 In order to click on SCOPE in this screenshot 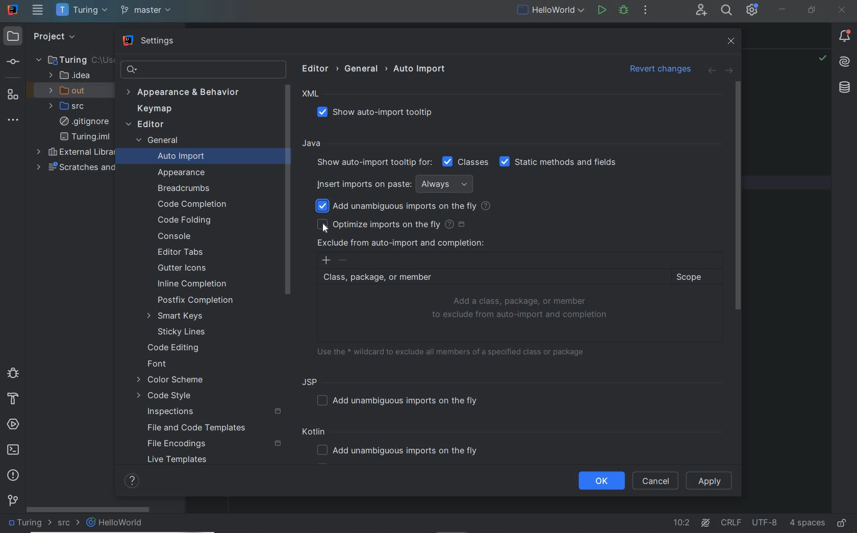, I will do `click(694, 277)`.